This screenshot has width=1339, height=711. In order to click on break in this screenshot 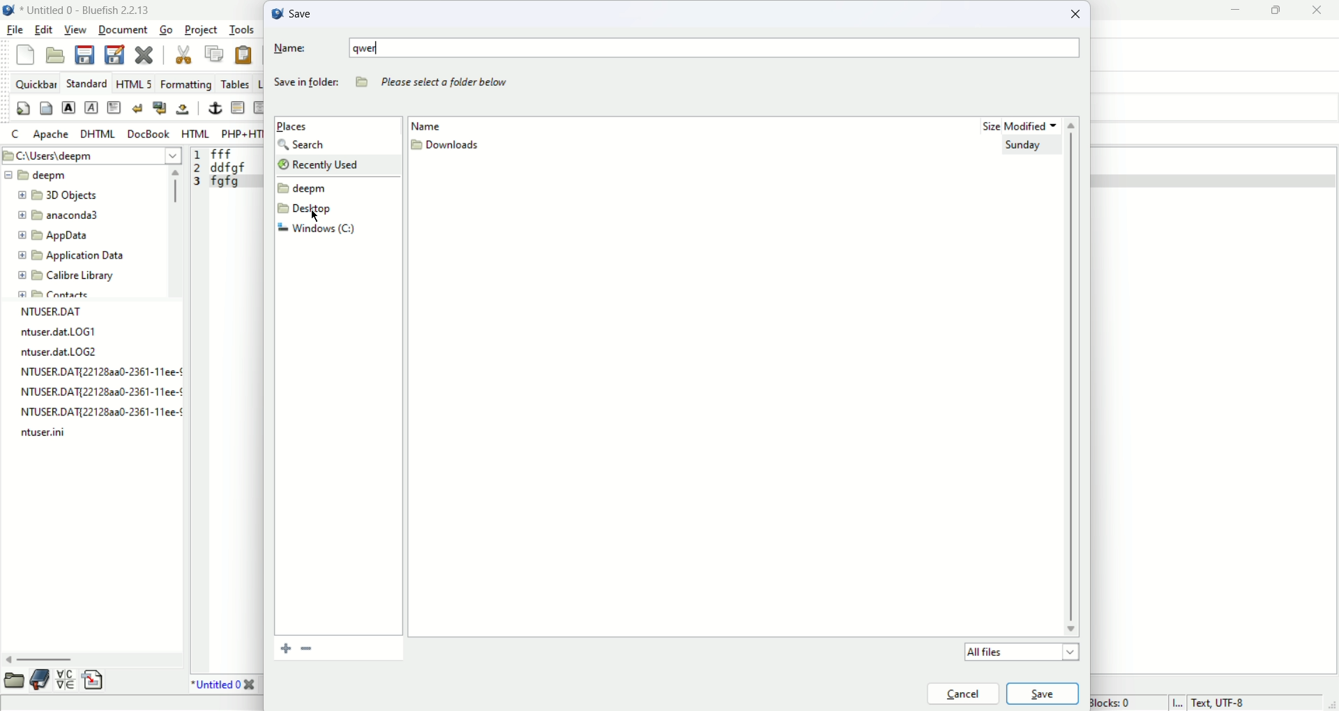, I will do `click(137, 109)`.